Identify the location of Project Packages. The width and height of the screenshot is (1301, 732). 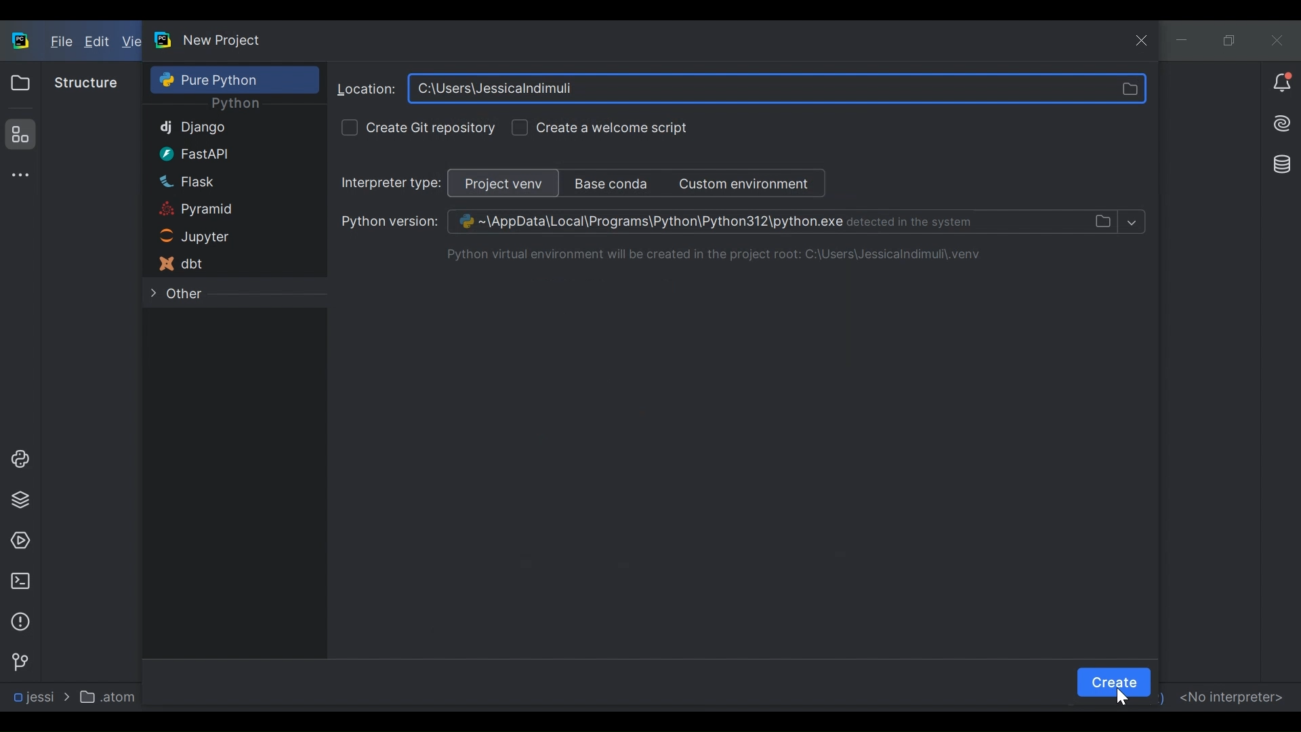
(18, 500).